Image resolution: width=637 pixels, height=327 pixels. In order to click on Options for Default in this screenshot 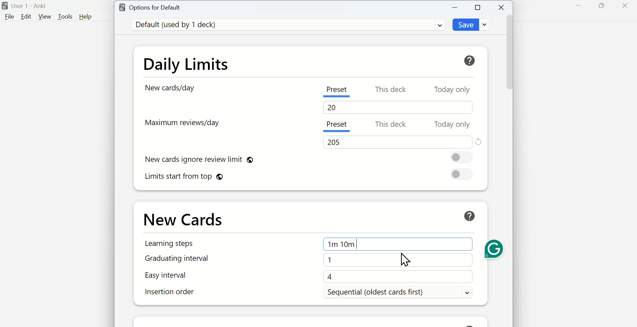, I will do `click(154, 8)`.